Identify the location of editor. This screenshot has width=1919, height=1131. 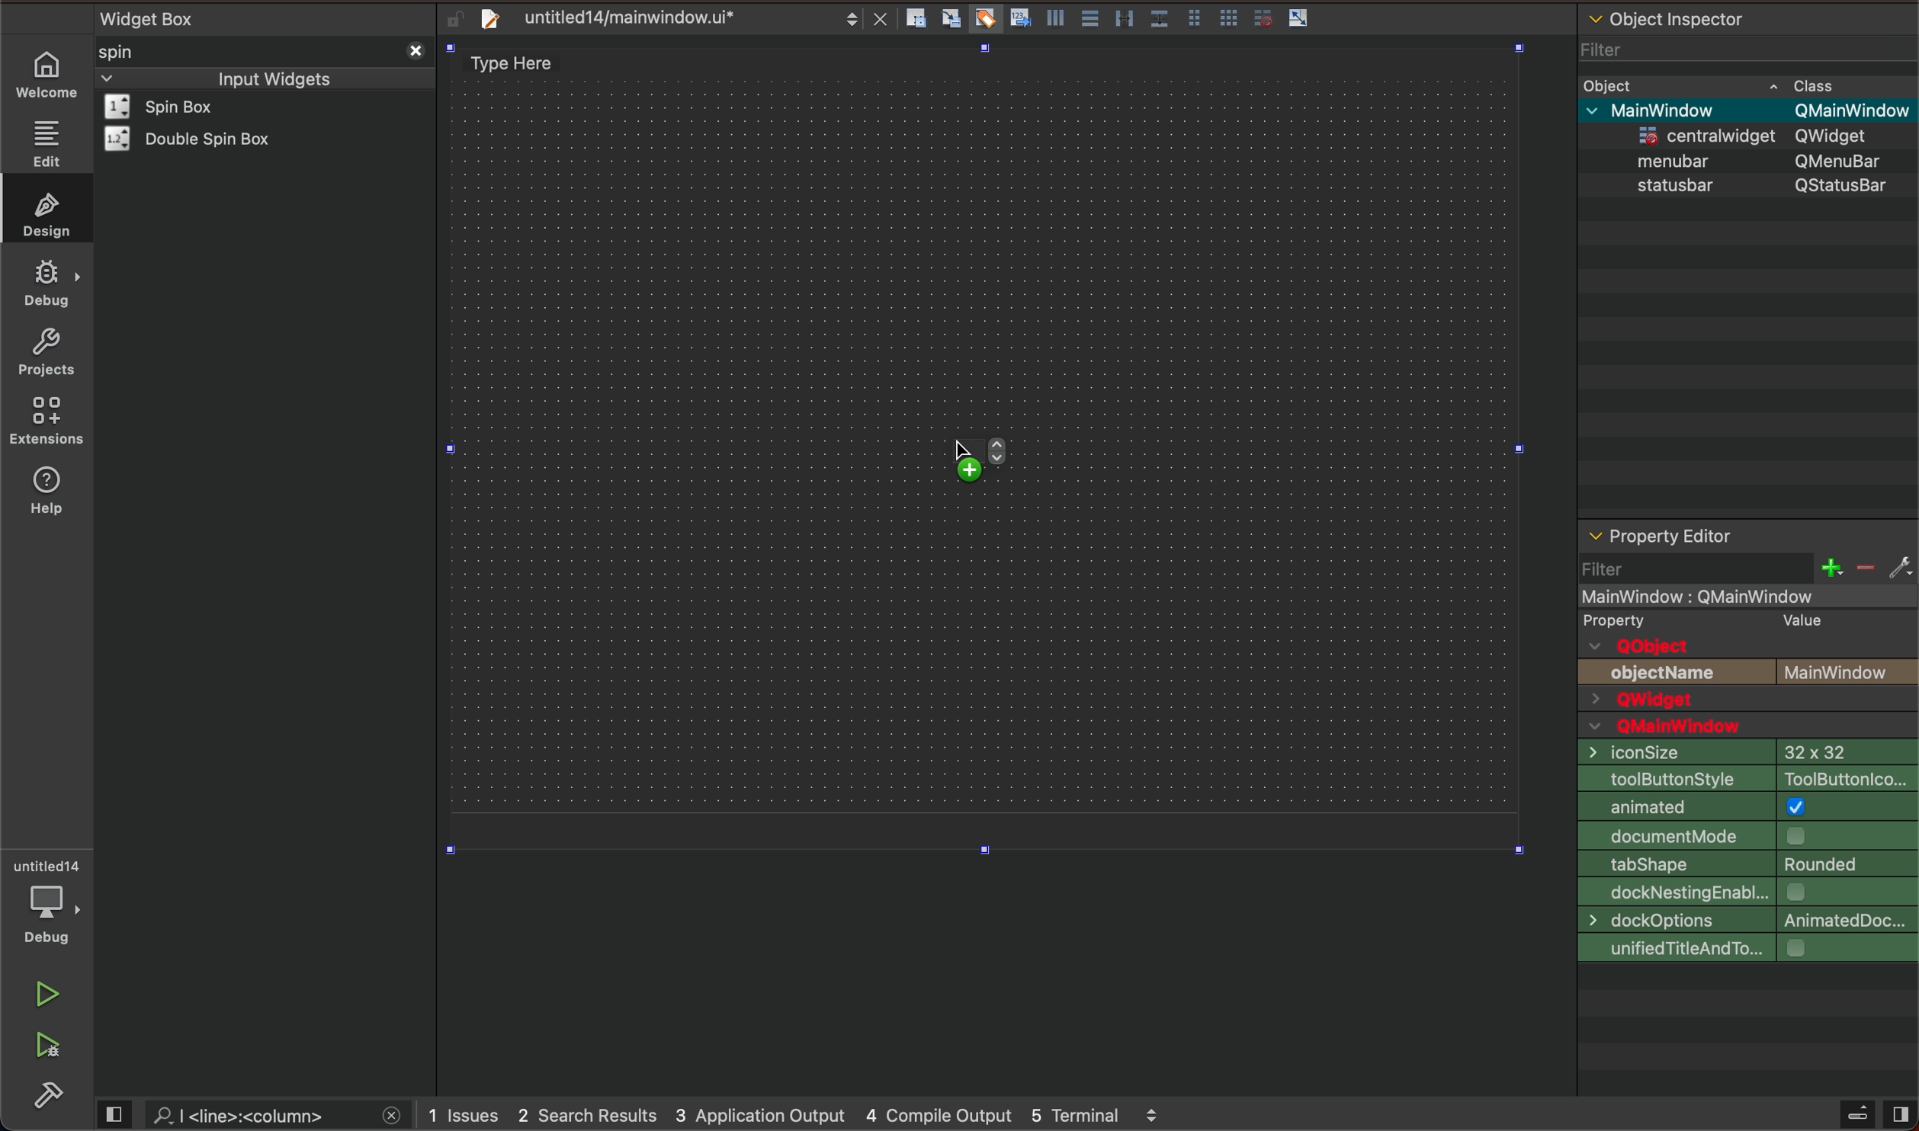
(1660, 537).